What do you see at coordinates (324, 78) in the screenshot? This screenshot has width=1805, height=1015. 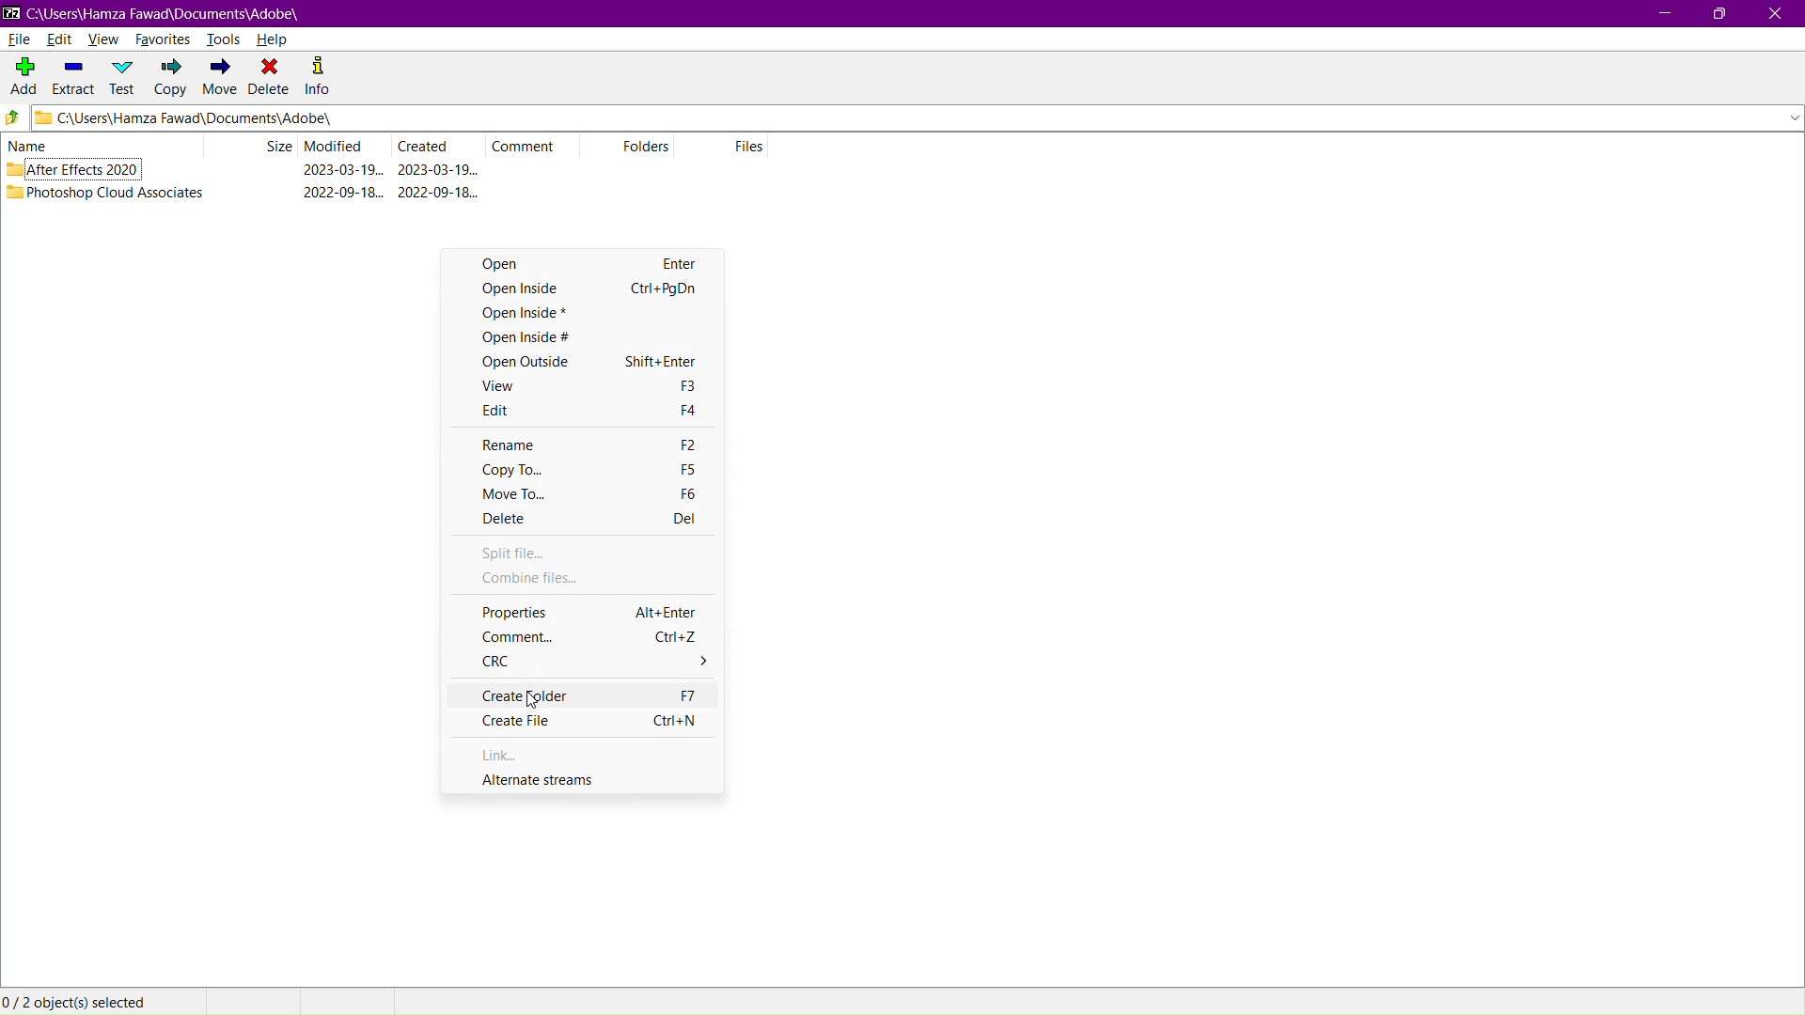 I see `Info` at bounding box center [324, 78].